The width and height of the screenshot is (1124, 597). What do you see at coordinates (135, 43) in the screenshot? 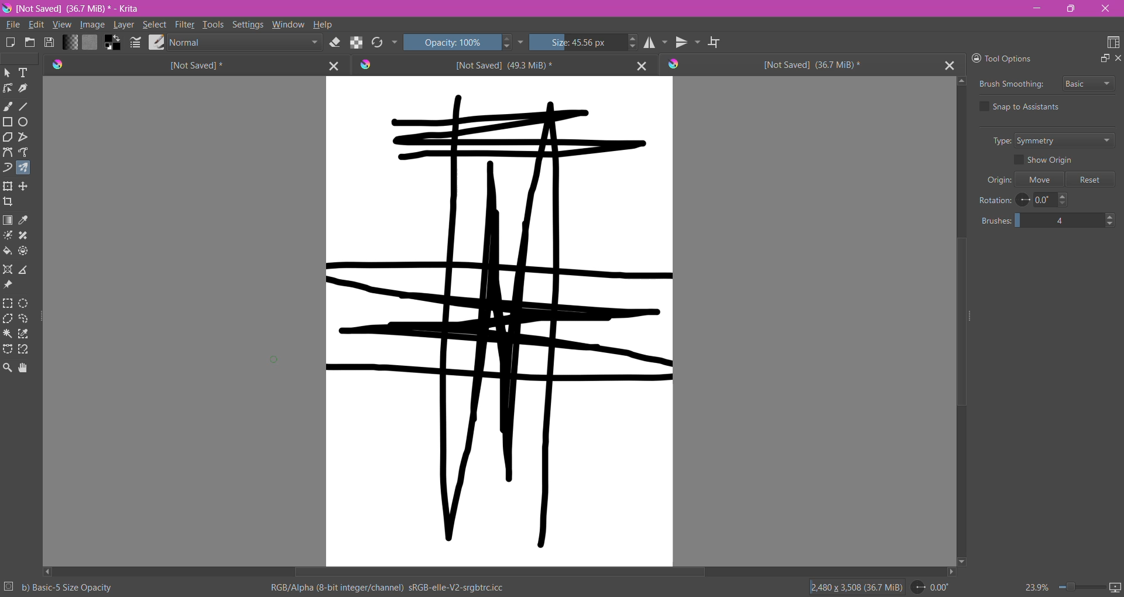
I see `Edit Bursh Settings` at bounding box center [135, 43].